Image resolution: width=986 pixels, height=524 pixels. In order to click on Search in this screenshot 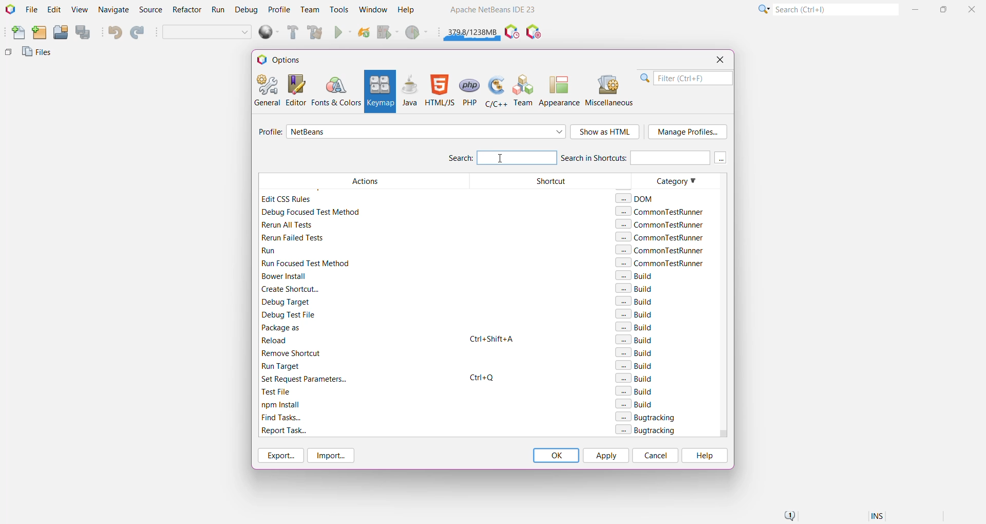, I will do `click(835, 9)`.